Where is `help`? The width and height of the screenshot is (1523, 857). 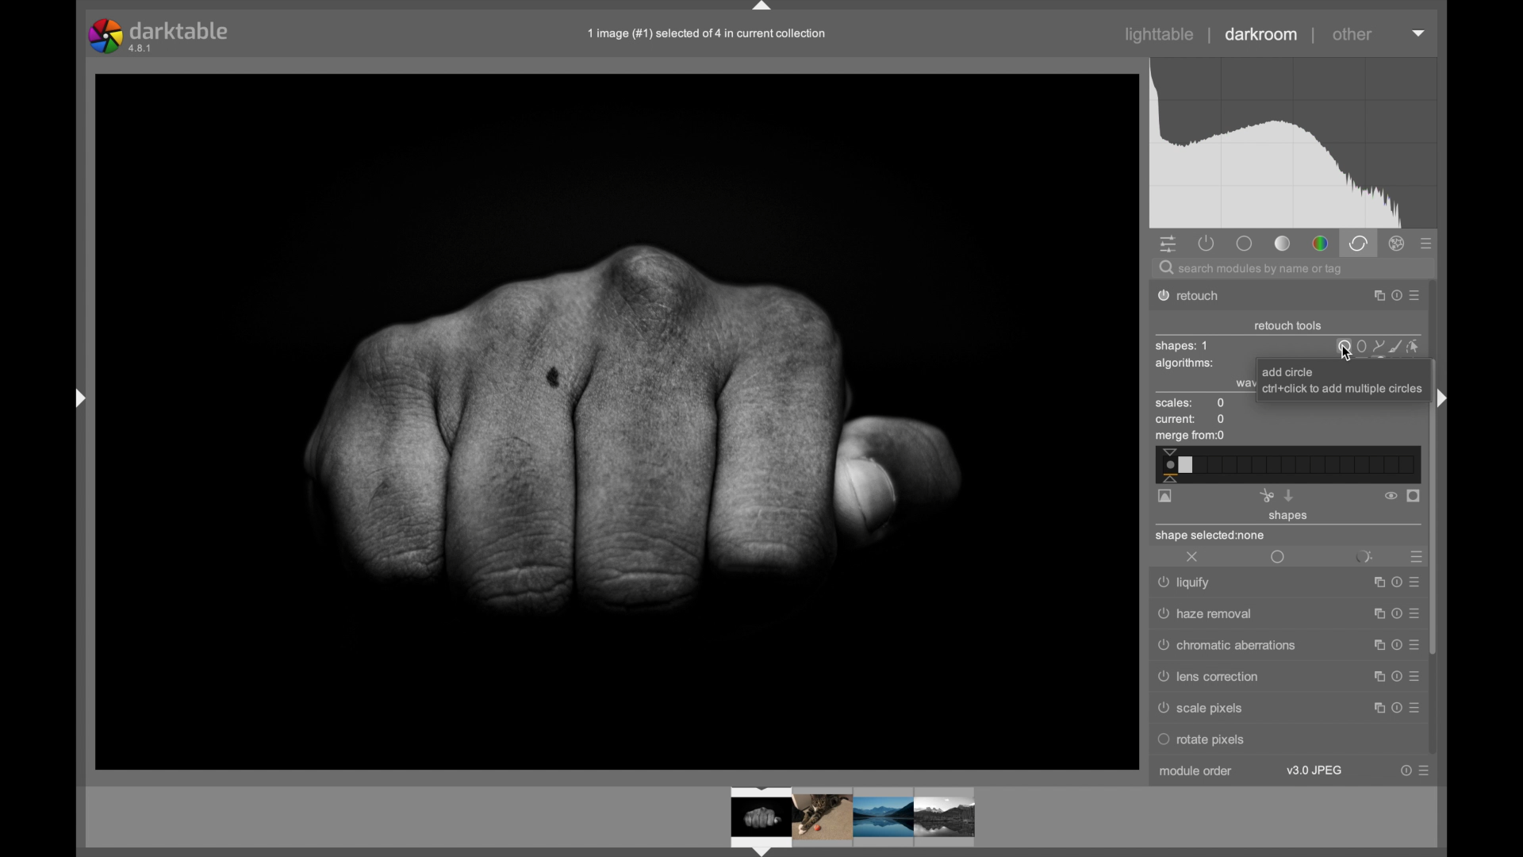 help is located at coordinates (1394, 614).